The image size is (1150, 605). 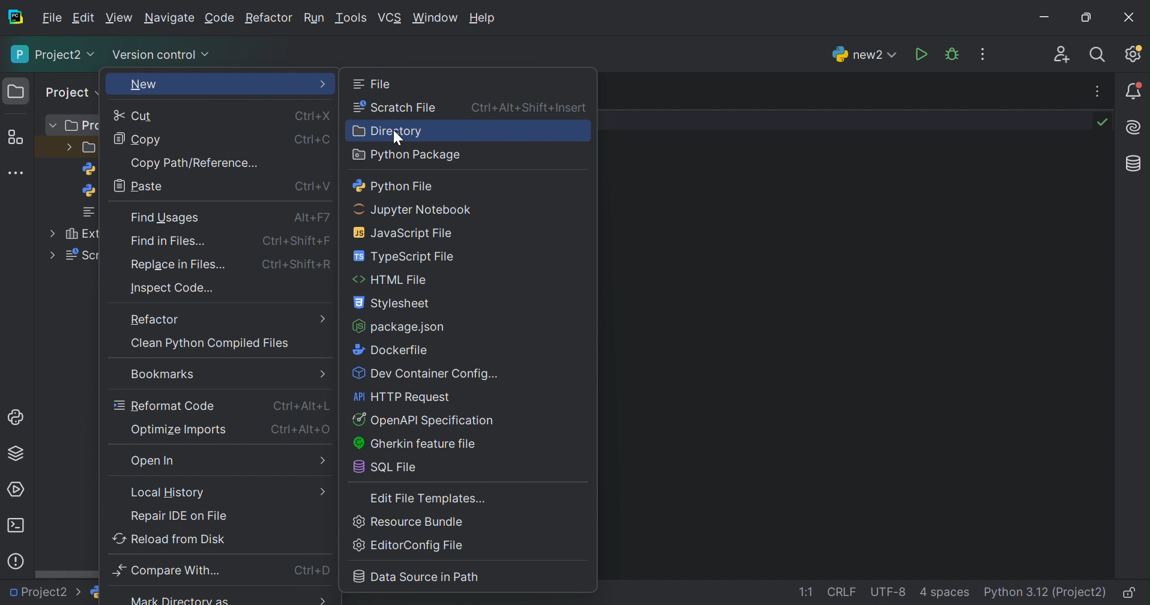 What do you see at coordinates (53, 254) in the screenshot?
I see `More` at bounding box center [53, 254].